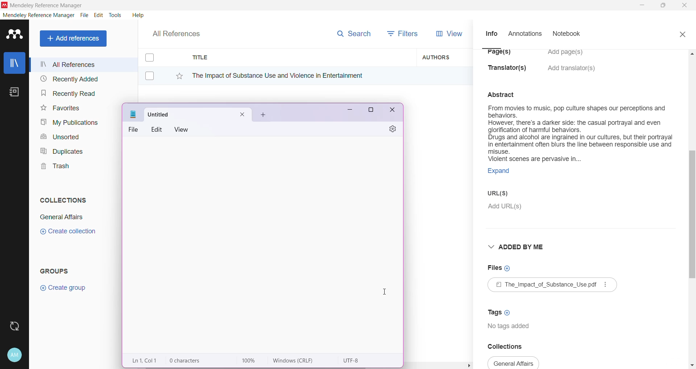  What do you see at coordinates (553, 286) in the screenshot?
I see `Available File` at bounding box center [553, 286].